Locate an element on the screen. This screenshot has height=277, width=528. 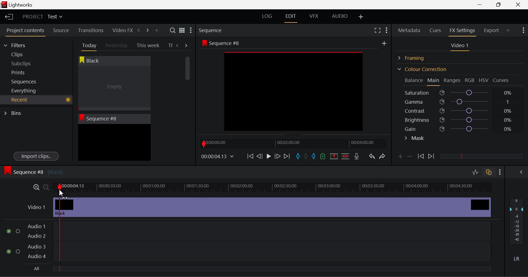
Frame Time is located at coordinates (218, 157).